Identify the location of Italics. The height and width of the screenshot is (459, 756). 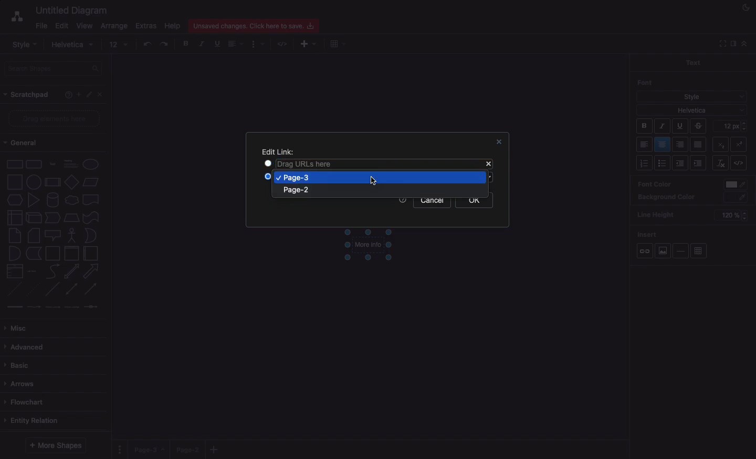
(202, 43).